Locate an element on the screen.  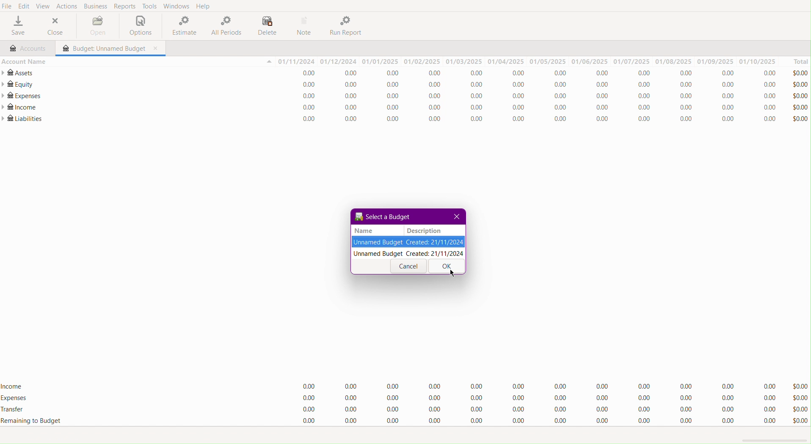
Close is located at coordinates (458, 217).